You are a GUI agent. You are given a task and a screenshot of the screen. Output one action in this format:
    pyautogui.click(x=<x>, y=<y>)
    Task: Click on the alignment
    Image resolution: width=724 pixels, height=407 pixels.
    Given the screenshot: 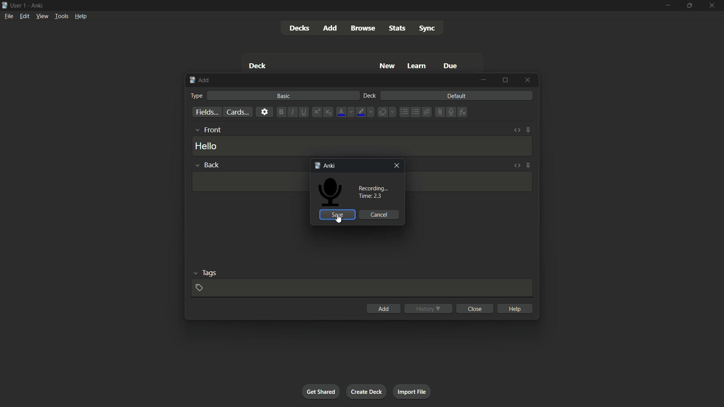 What is the action you would take?
    pyautogui.click(x=427, y=112)
    